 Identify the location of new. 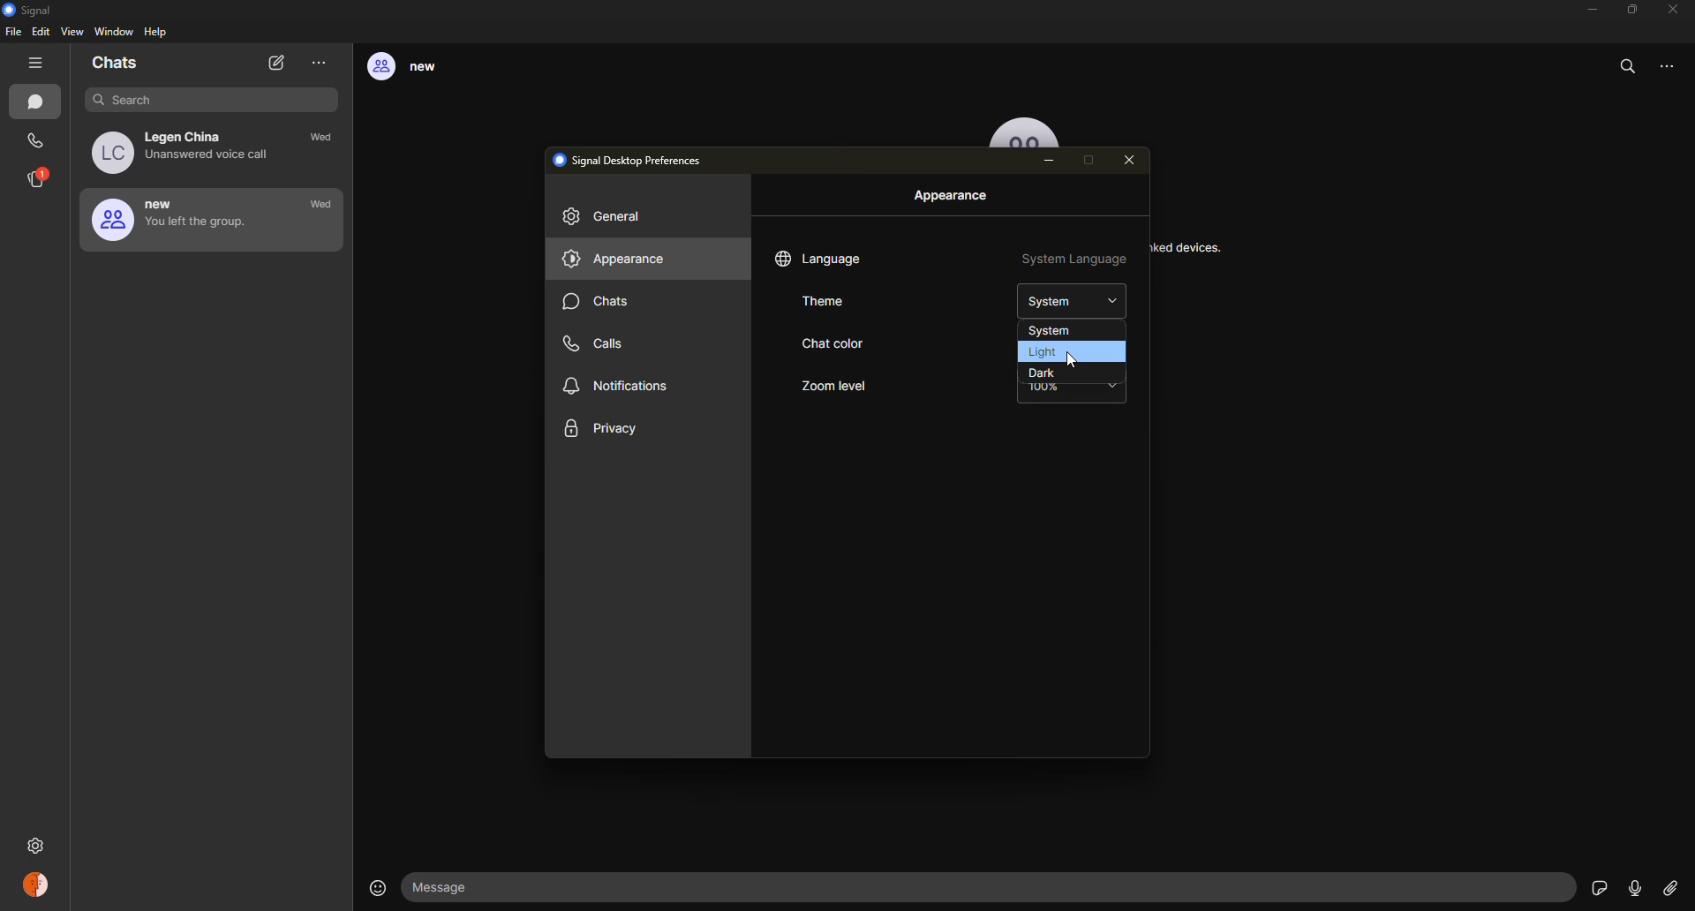
(176, 219).